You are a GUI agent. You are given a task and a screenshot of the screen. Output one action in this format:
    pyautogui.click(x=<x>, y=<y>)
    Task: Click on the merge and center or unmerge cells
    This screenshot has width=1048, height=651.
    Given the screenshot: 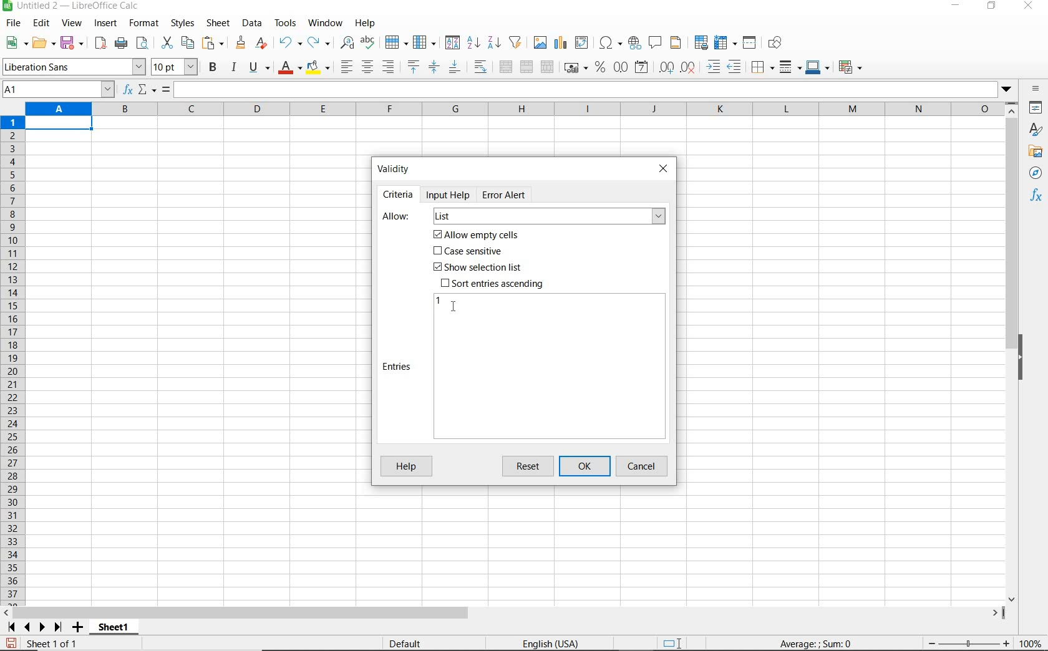 What is the action you would take?
    pyautogui.click(x=506, y=67)
    